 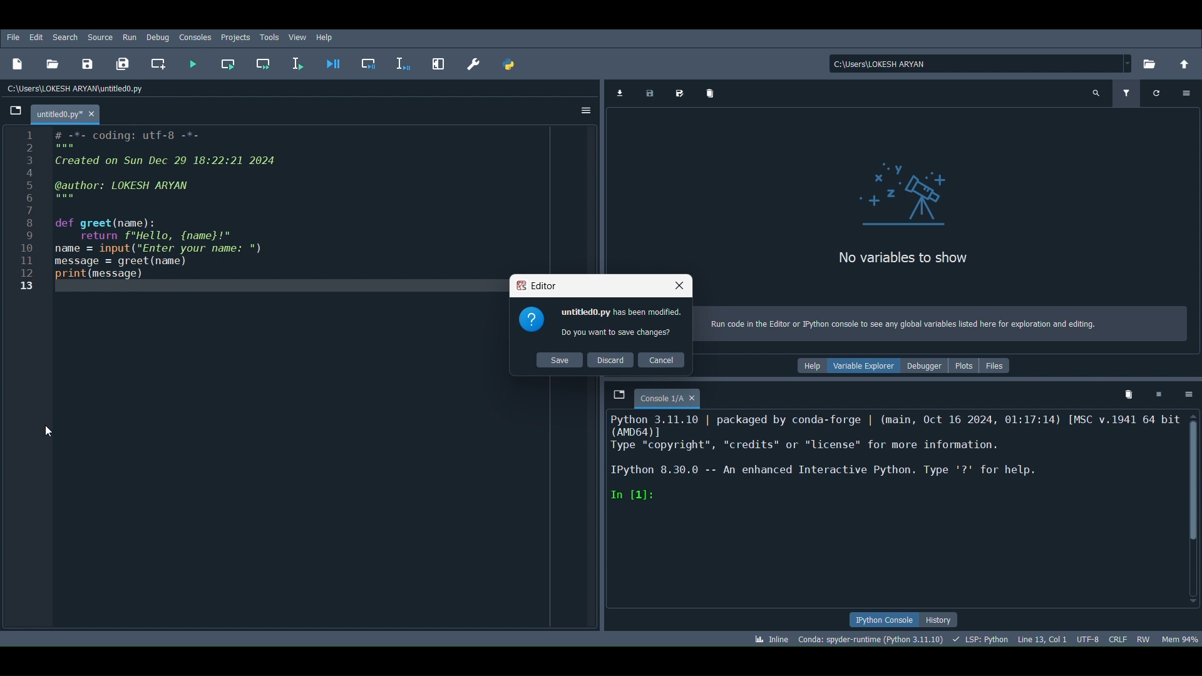 I want to click on Save data, so click(x=650, y=93).